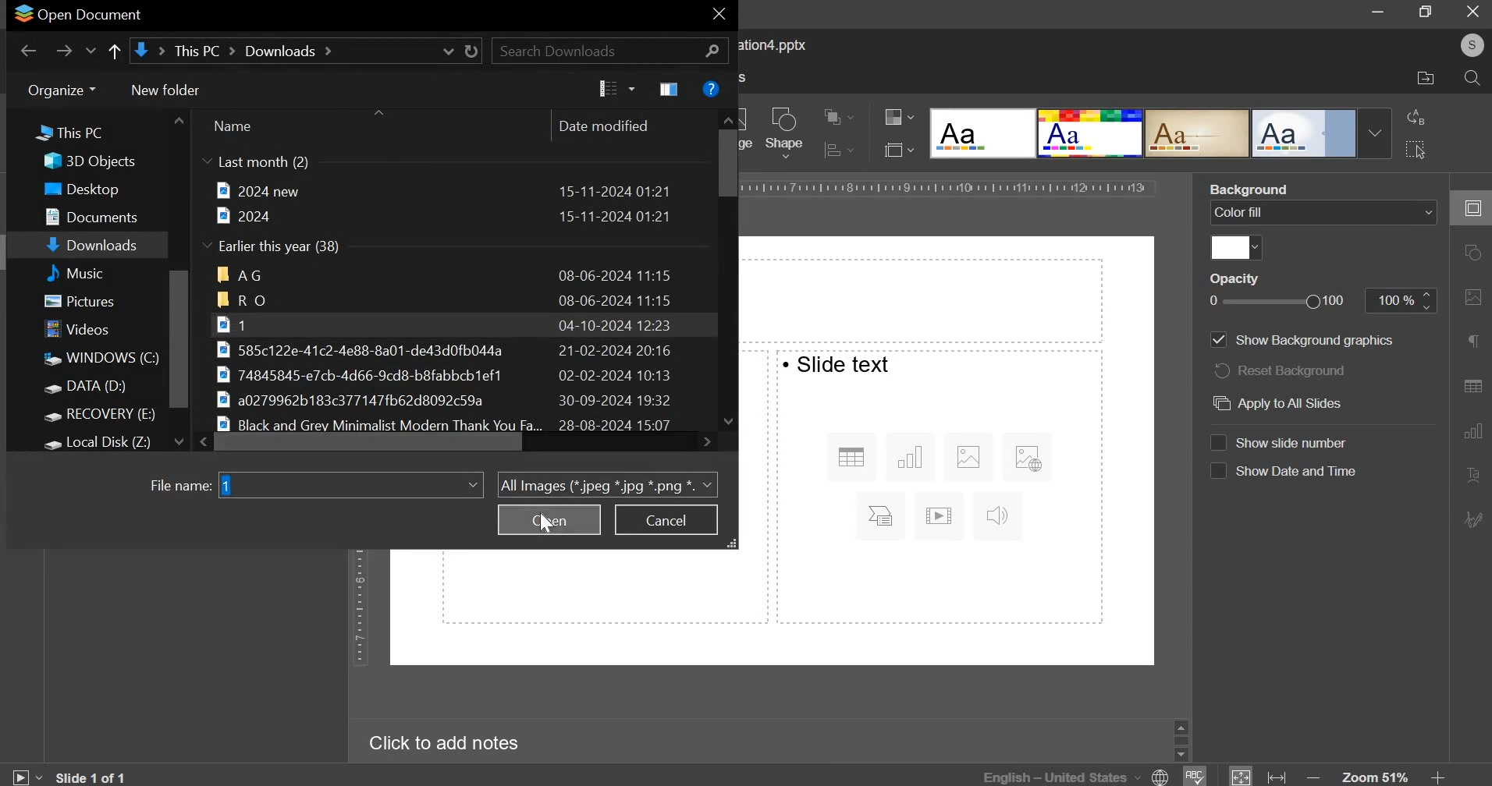  What do you see at coordinates (1181, 739) in the screenshot?
I see `slider` at bounding box center [1181, 739].